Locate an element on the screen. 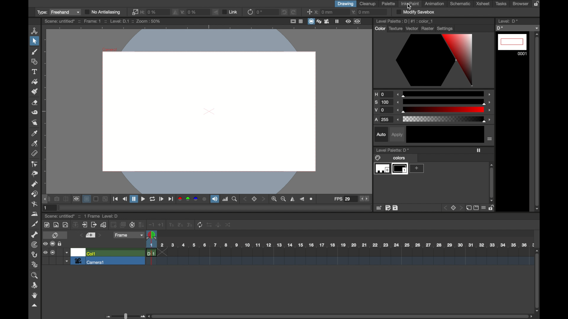 The height and width of the screenshot is (319, 568). scroll box is located at coordinates (492, 183).